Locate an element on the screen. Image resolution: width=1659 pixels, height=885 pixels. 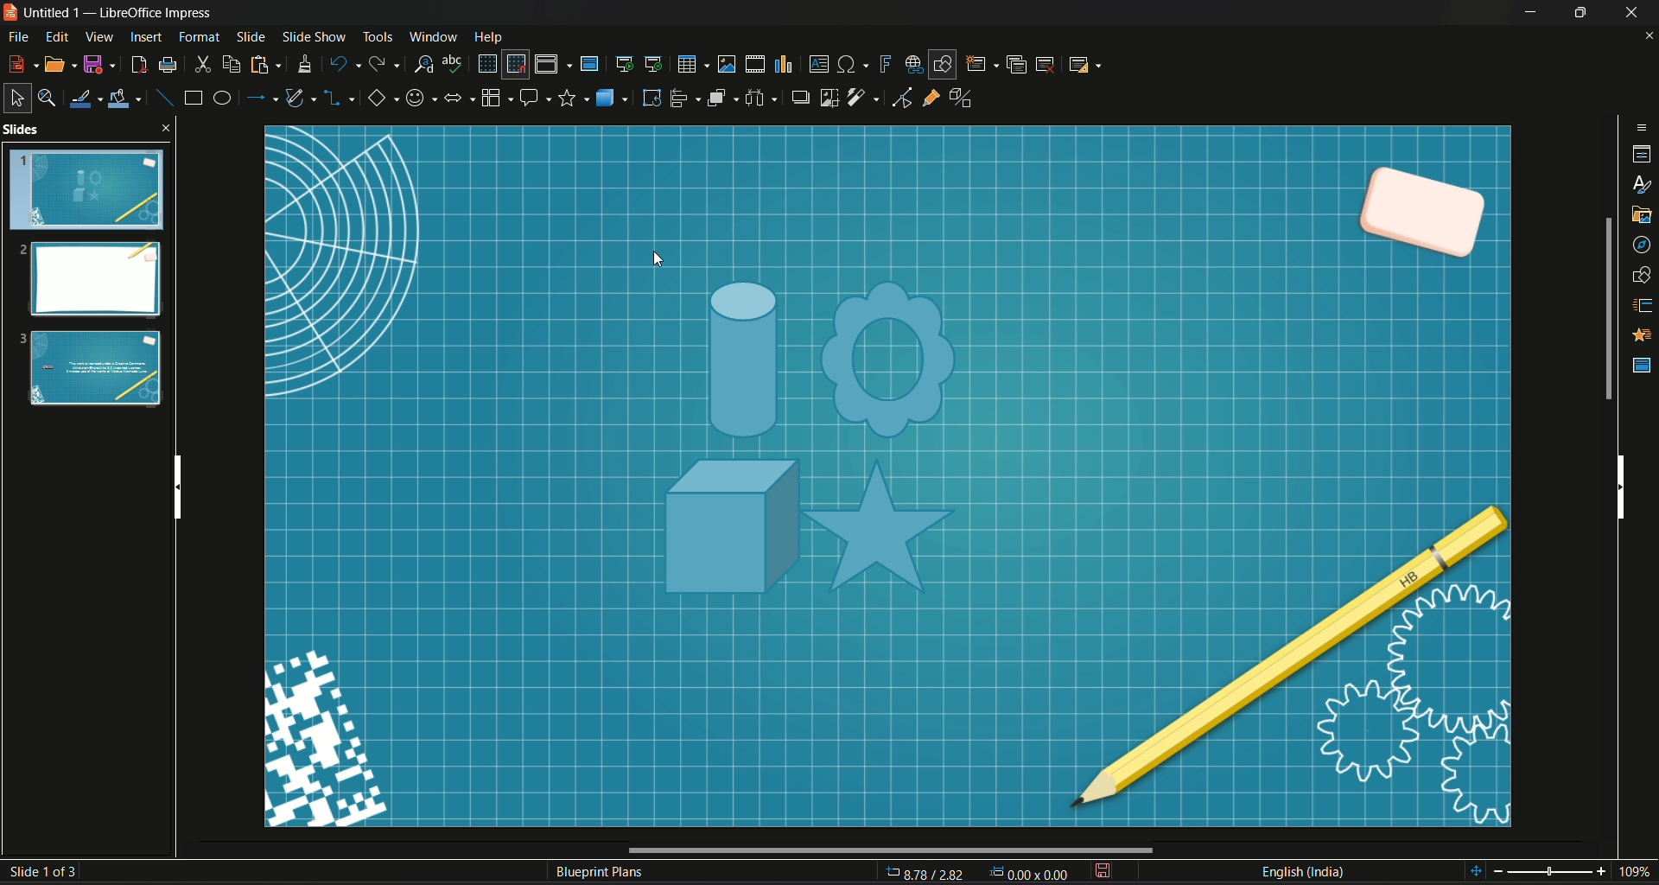
flowchart is located at coordinates (495, 98).